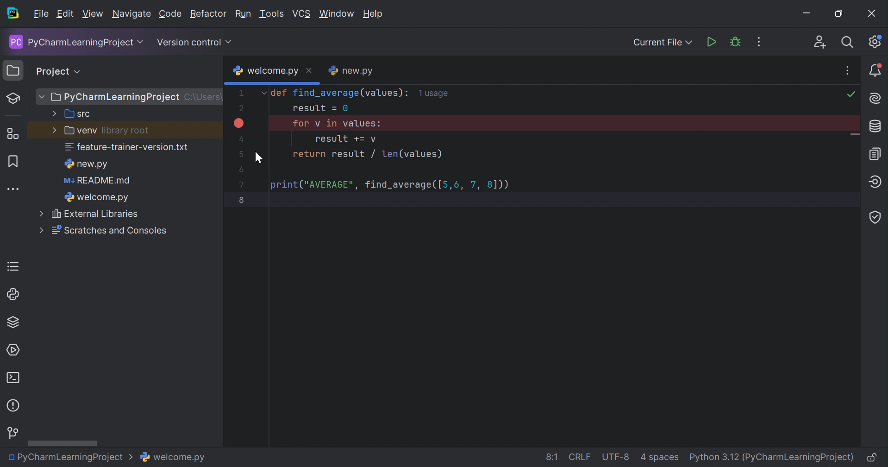 The image size is (888, 467). Describe the element at coordinates (14, 406) in the screenshot. I see `Problems` at that location.